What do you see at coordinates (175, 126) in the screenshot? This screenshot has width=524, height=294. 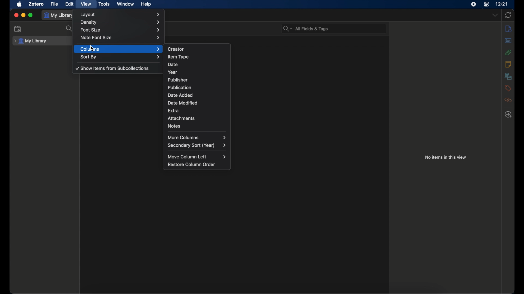 I see `notes` at bounding box center [175, 126].